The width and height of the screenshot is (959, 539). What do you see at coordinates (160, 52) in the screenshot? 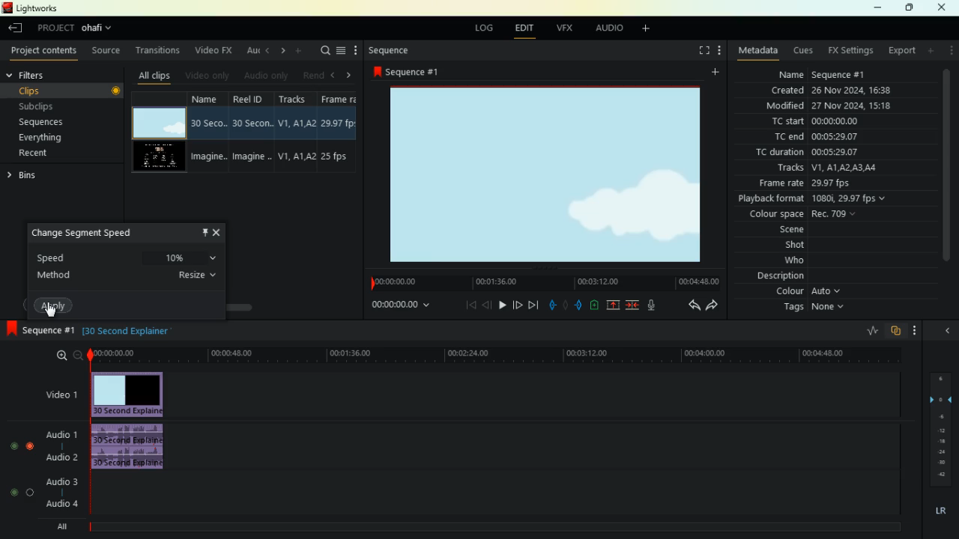
I see `transitions` at bounding box center [160, 52].